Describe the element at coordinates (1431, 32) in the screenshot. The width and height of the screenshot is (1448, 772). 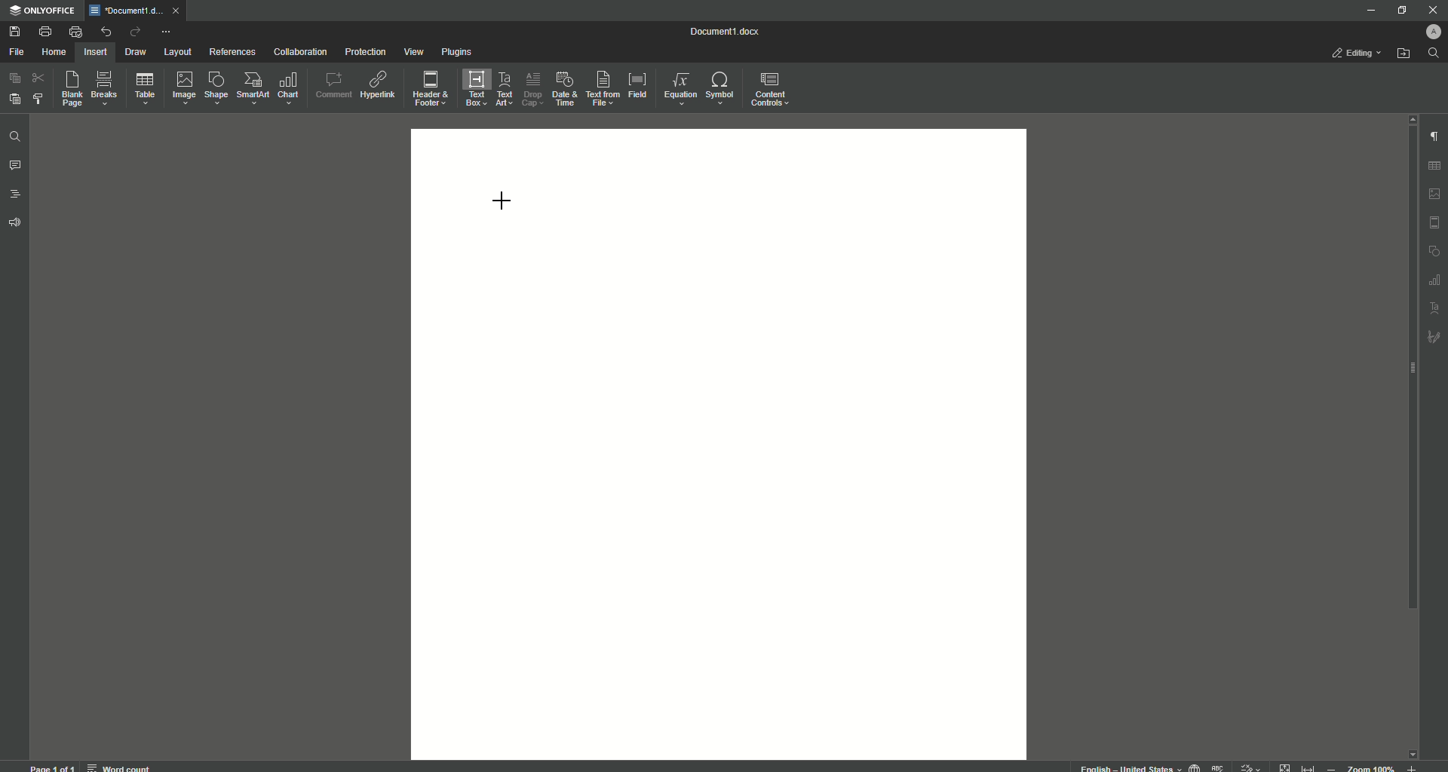
I see `Profile` at that location.